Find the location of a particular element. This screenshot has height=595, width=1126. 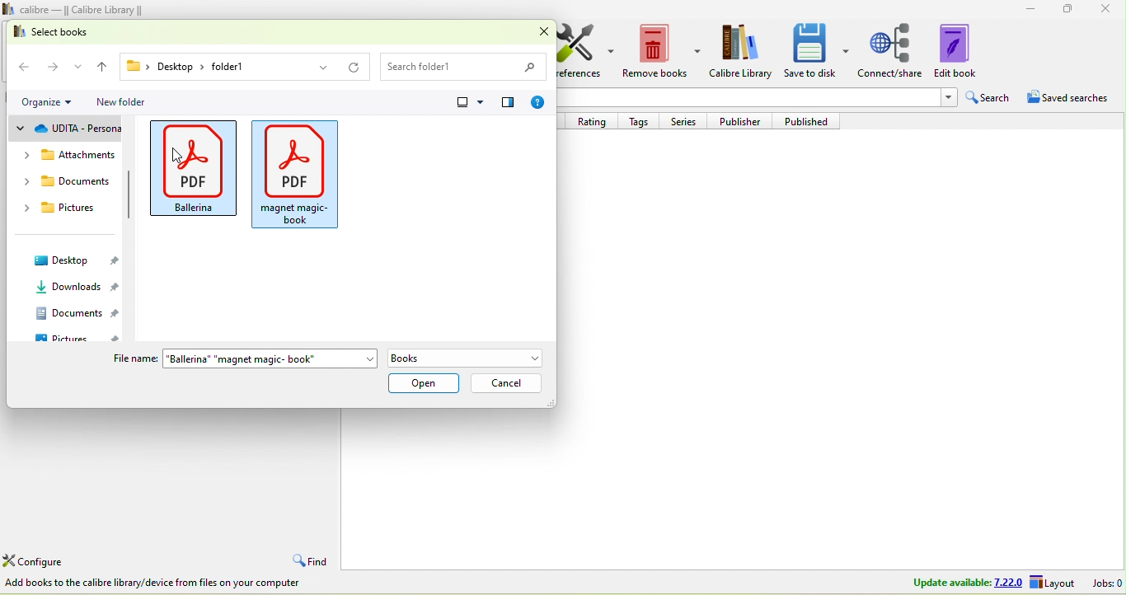

publisher is located at coordinates (745, 120).